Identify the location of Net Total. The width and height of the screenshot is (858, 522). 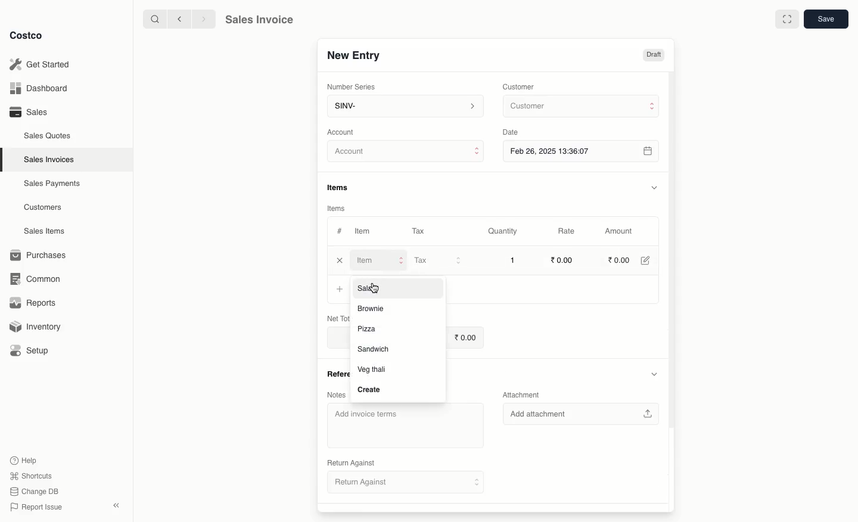
(335, 316).